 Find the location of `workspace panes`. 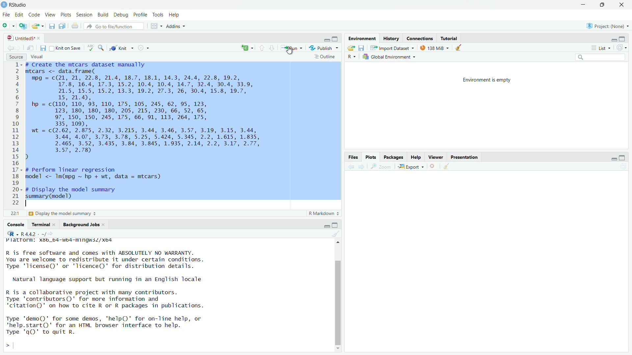

workspace panes is located at coordinates (154, 26).